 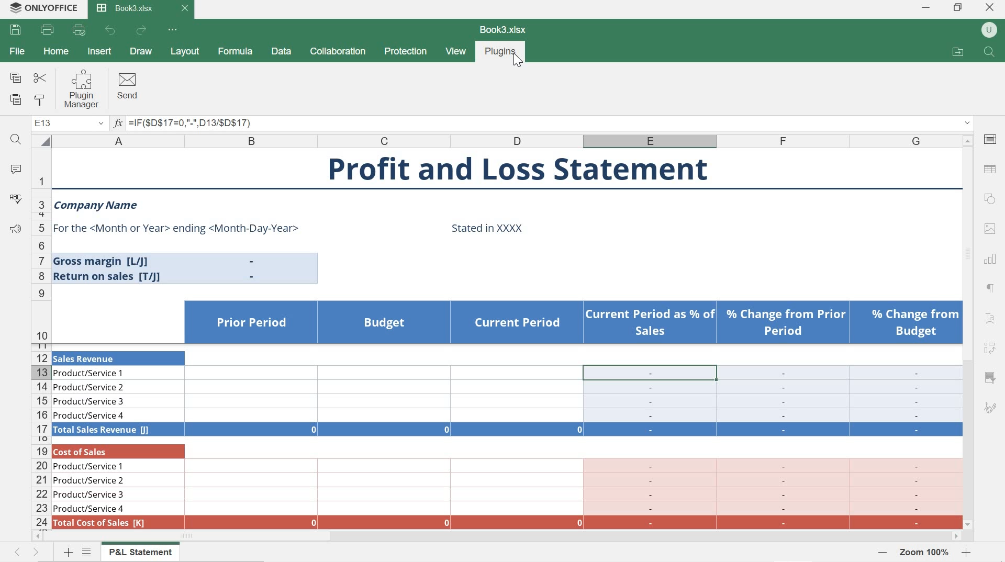 What do you see at coordinates (55, 9) in the screenshot?
I see `onlyoffice` at bounding box center [55, 9].